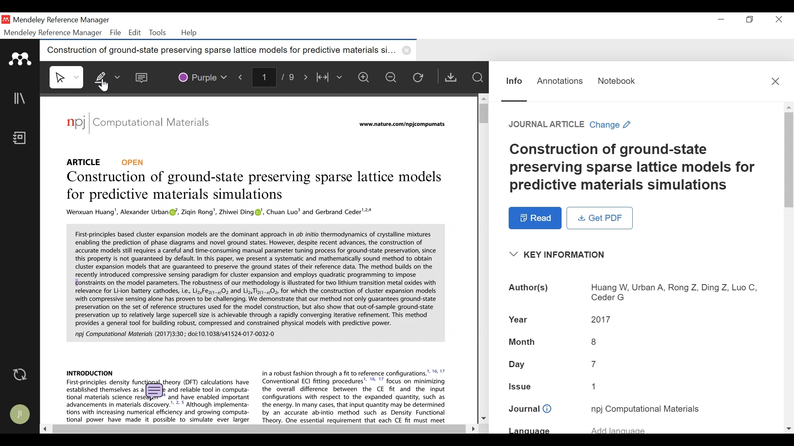  I want to click on Color, so click(202, 76).